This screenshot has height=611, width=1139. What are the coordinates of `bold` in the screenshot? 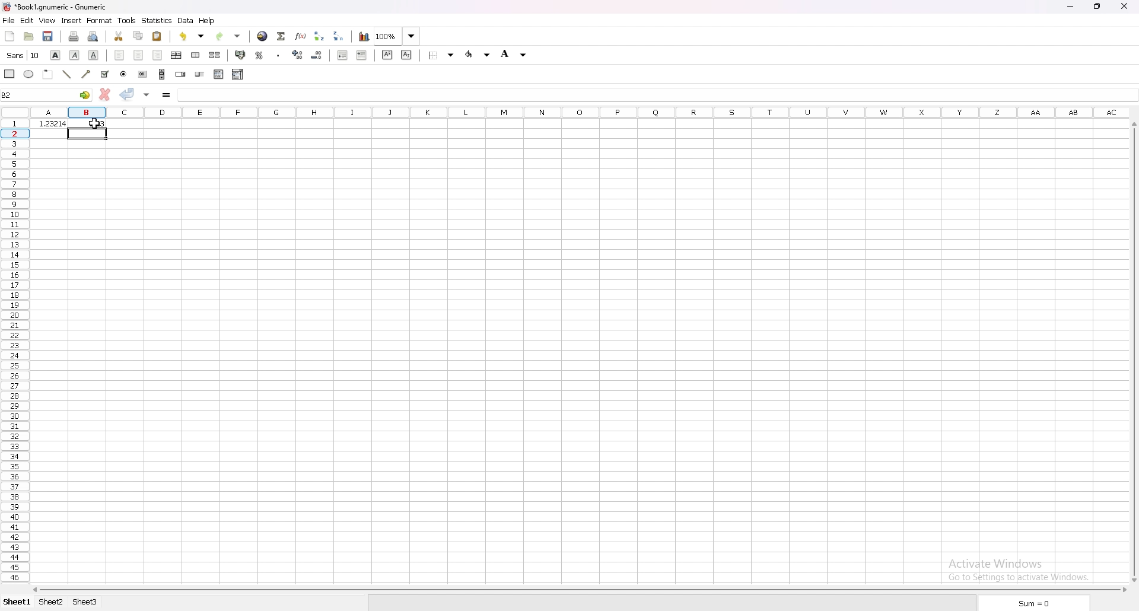 It's located at (56, 55).